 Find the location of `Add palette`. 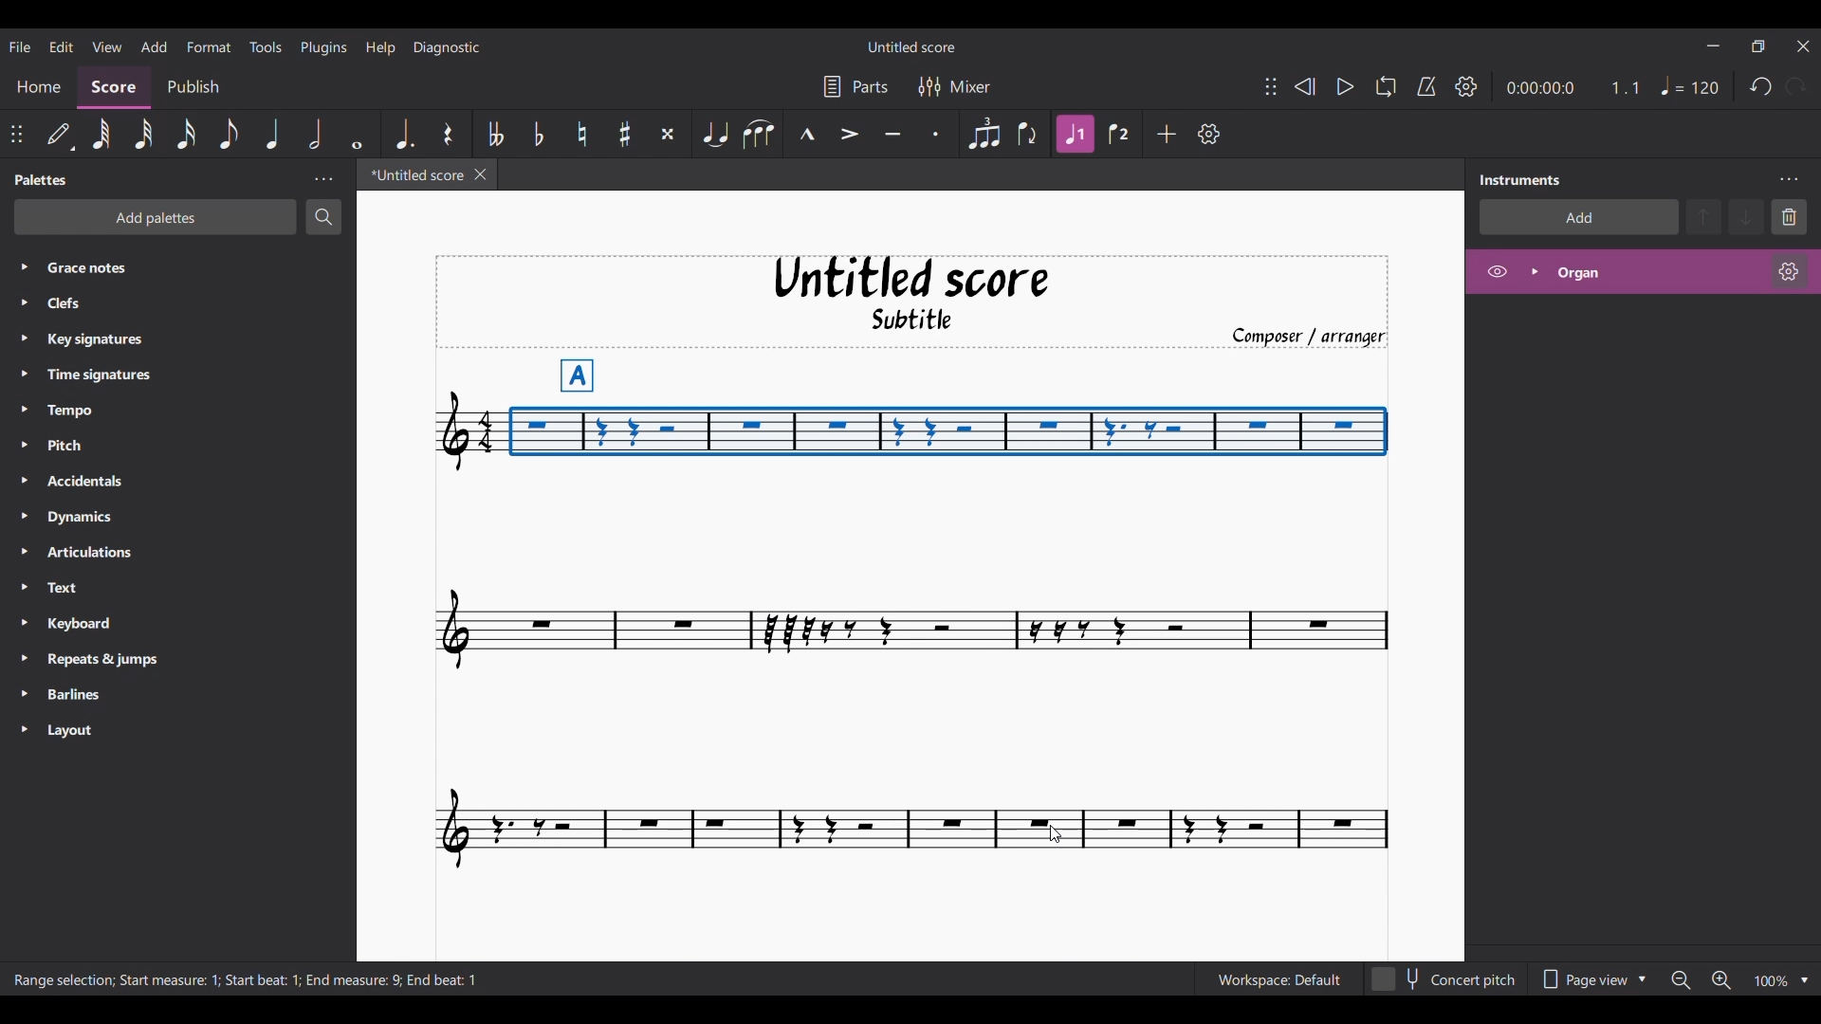

Add palette is located at coordinates (156, 217).